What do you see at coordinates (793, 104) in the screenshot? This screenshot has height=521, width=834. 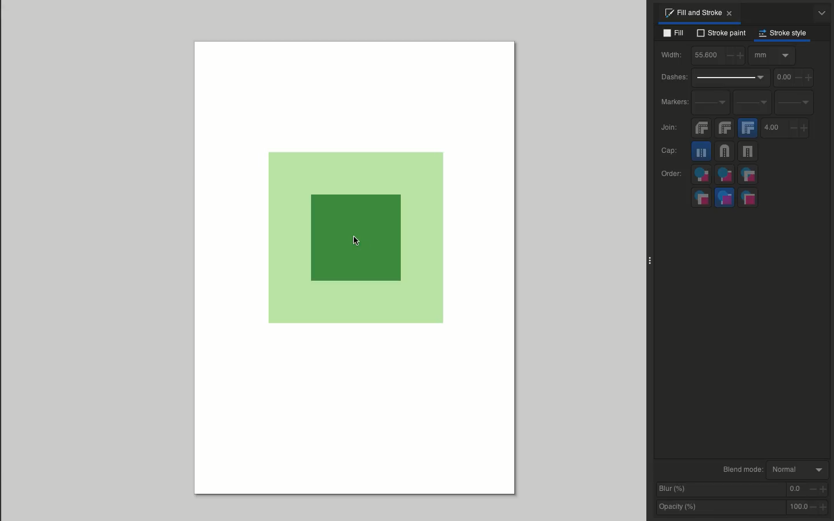 I see `End markers` at bounding box center [793, 104].